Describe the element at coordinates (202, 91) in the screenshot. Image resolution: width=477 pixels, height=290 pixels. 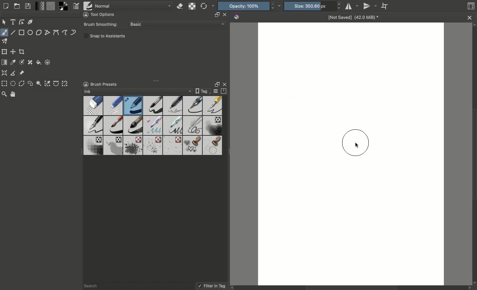
I see `Tag` at that location.